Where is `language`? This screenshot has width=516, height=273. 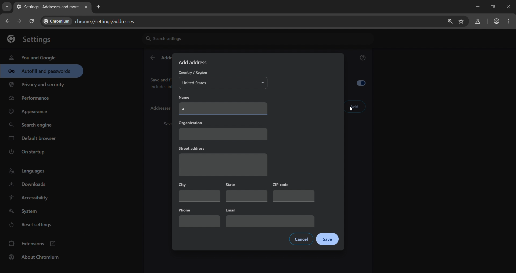 language is located at coordinates (28, 171).